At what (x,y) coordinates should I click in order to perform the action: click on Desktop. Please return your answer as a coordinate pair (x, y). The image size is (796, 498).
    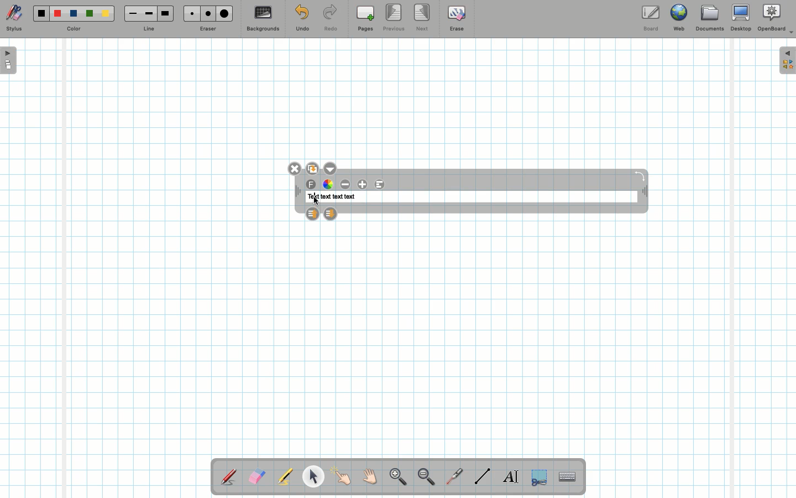
    Looking at the image, I should click on (742, 18).